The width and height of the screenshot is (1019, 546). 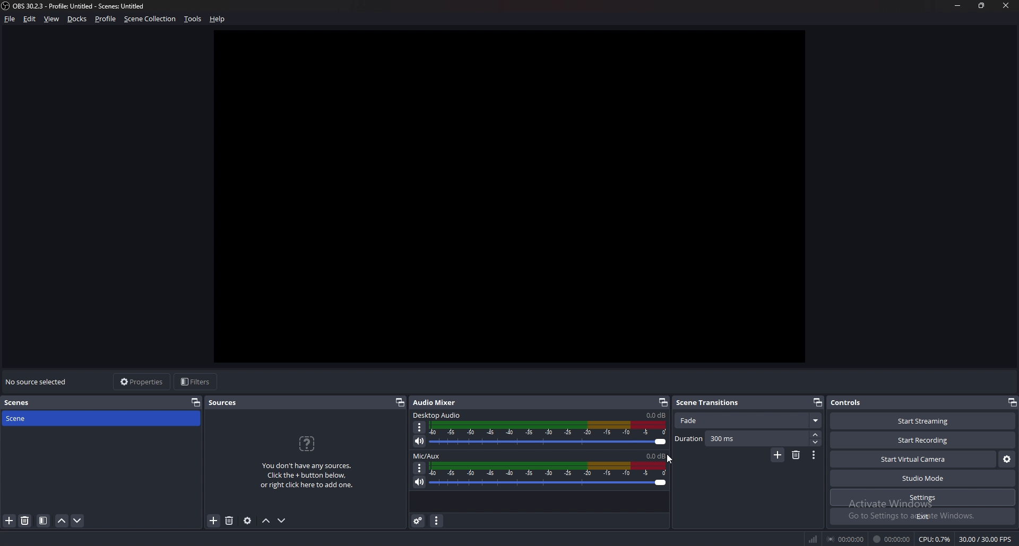 What do you see at coordinates (957, 5) in the screenshot?
I see `minimize` at bounding box center [957, 5].